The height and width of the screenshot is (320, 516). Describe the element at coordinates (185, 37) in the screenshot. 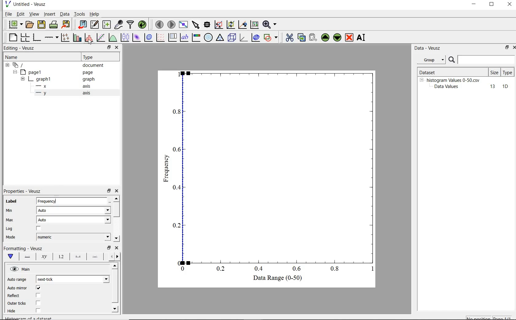

I see `text label` at that location.